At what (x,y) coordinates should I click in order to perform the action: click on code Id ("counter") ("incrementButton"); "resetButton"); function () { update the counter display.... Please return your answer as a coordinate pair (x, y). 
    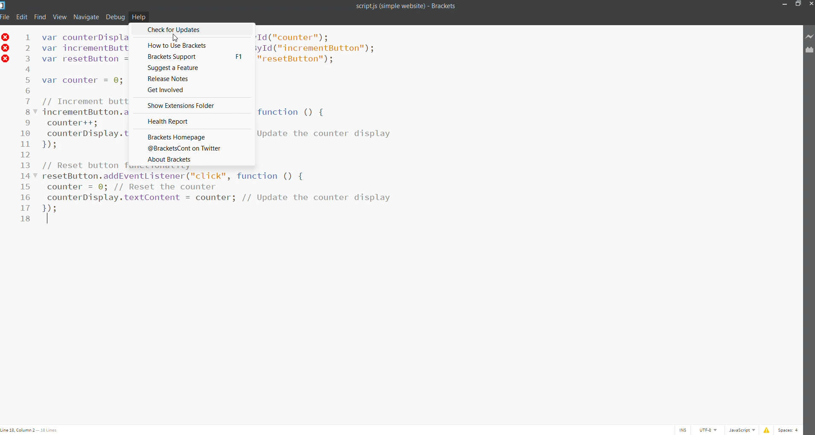
    Looking at the image, I should click on (327, 119).